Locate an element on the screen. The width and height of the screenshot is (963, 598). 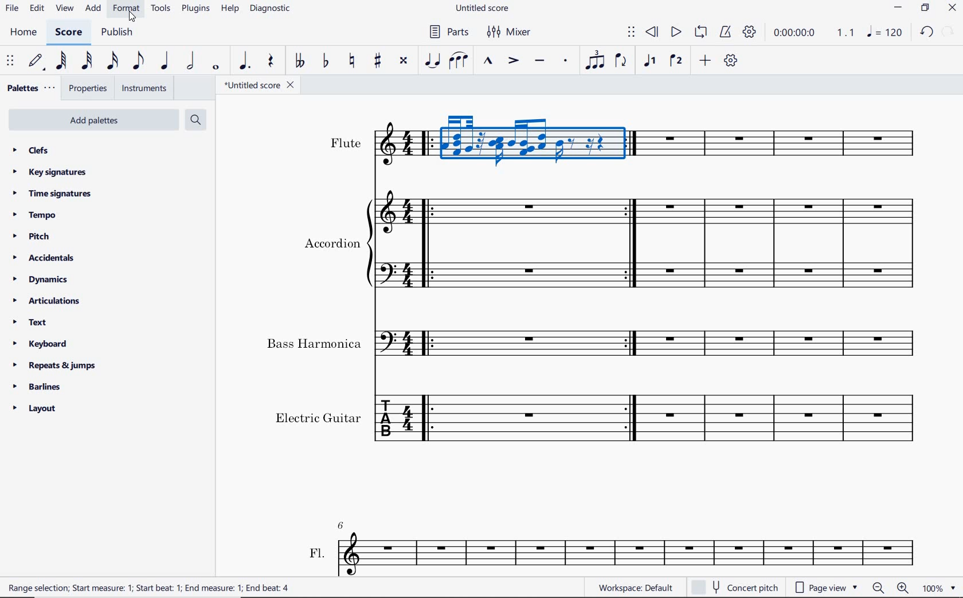
eighth note is located at coordinates (141, 61).